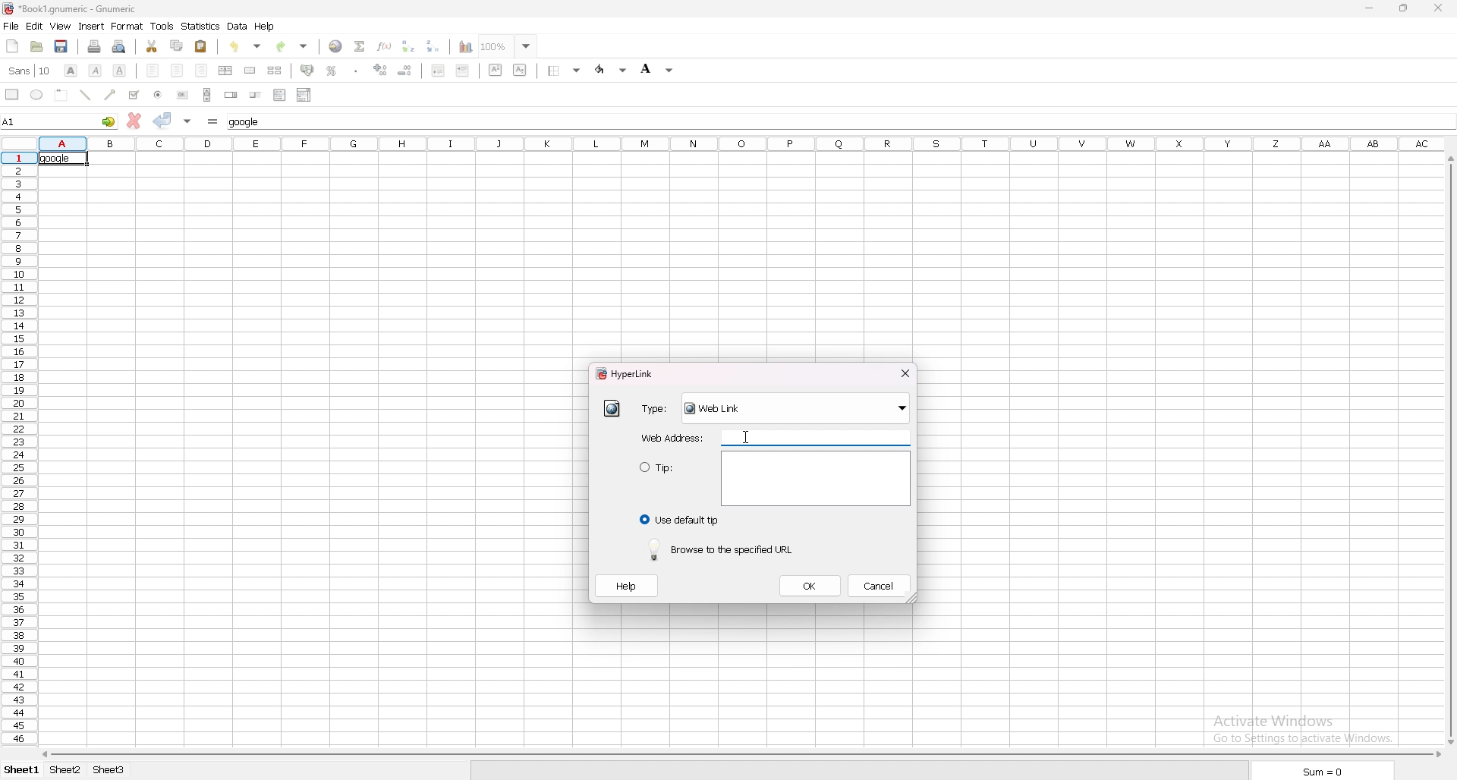 The image size is (1457, 780). Describe the element at coordinates (71, 71) in the screenshot. I see `bold` at that location.